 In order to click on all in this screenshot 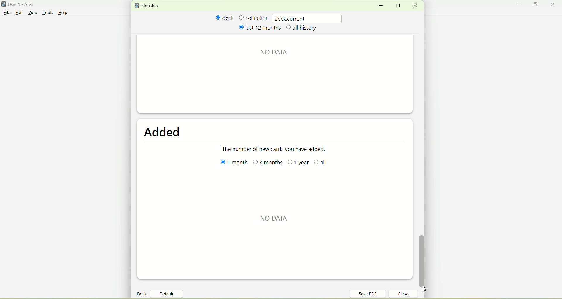, I will do `click(325, 164)`.